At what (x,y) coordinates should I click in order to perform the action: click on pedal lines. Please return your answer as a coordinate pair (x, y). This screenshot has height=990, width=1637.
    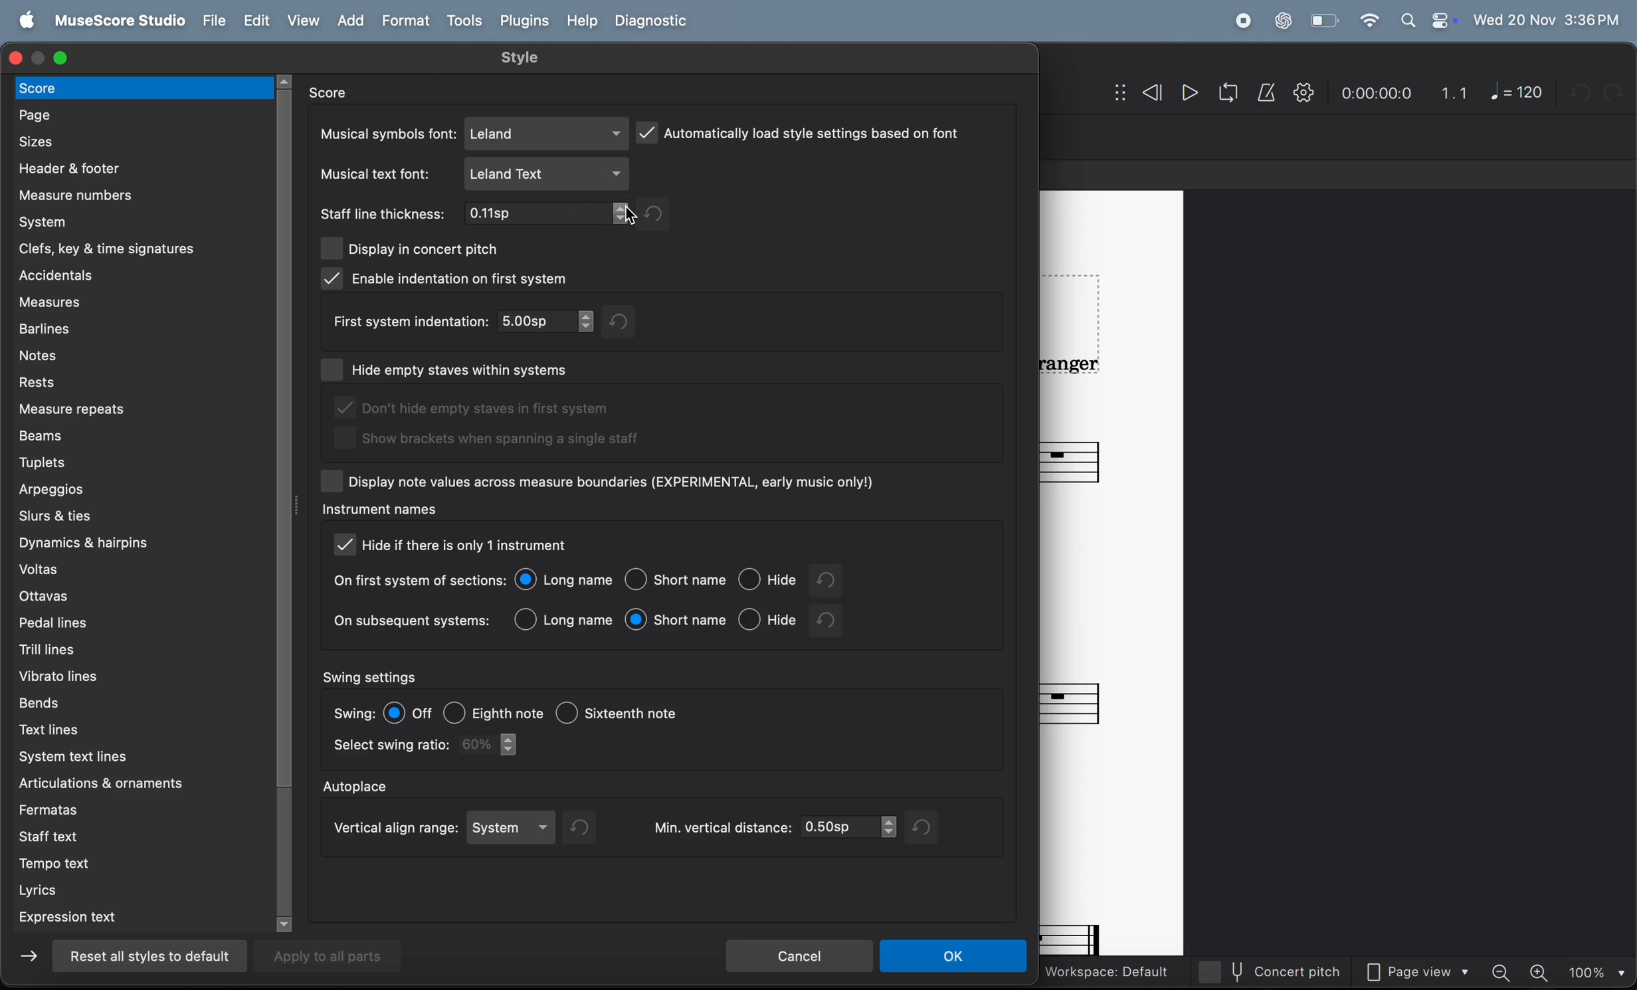
    Looking at the image, I should click on (126, 622).